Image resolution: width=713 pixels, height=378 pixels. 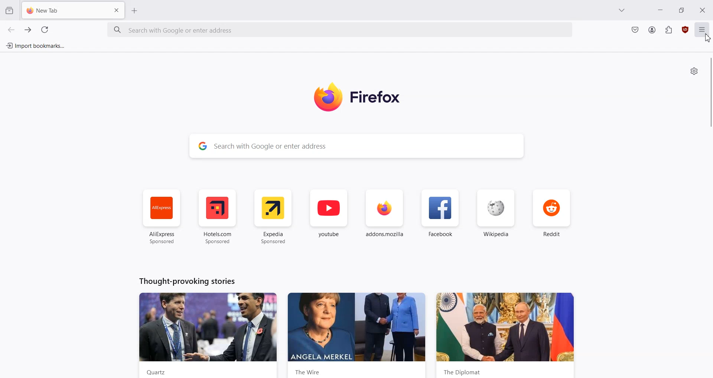 What do you see at coordinates (441, 217) in the screenshot?
I see `Facebook` at bounding box center [441, 217].